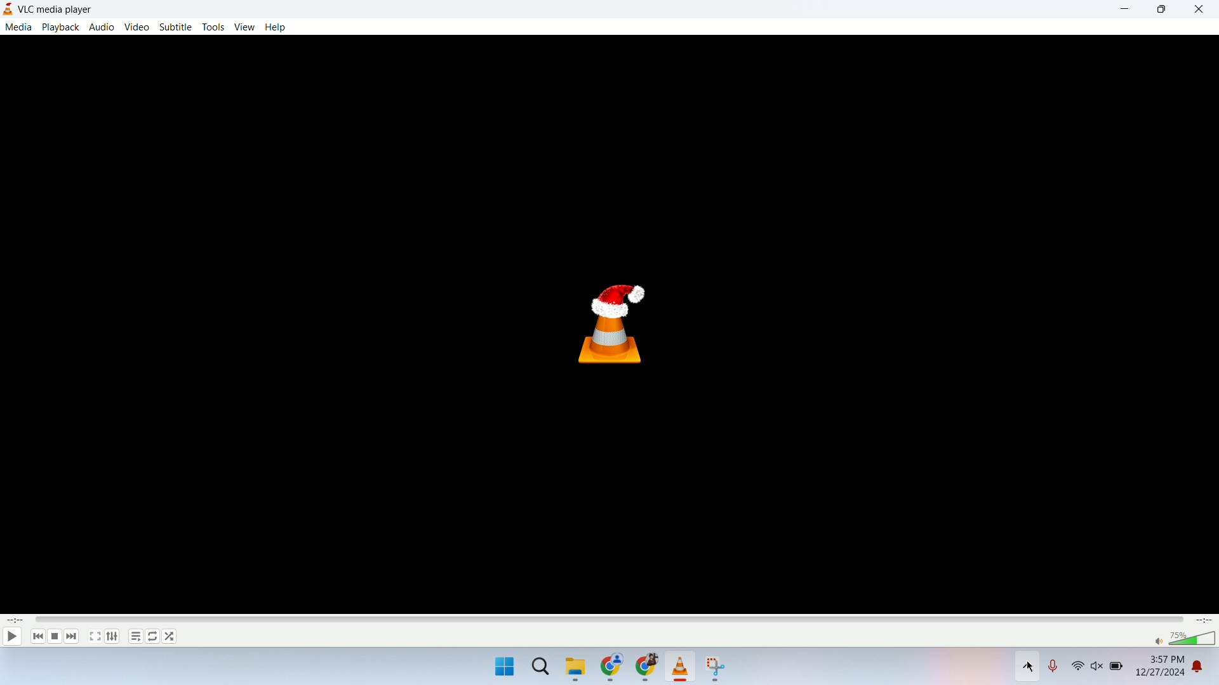 This screenshot has width=1219, height=685. I want to click on progress bar, so click(610, 620).